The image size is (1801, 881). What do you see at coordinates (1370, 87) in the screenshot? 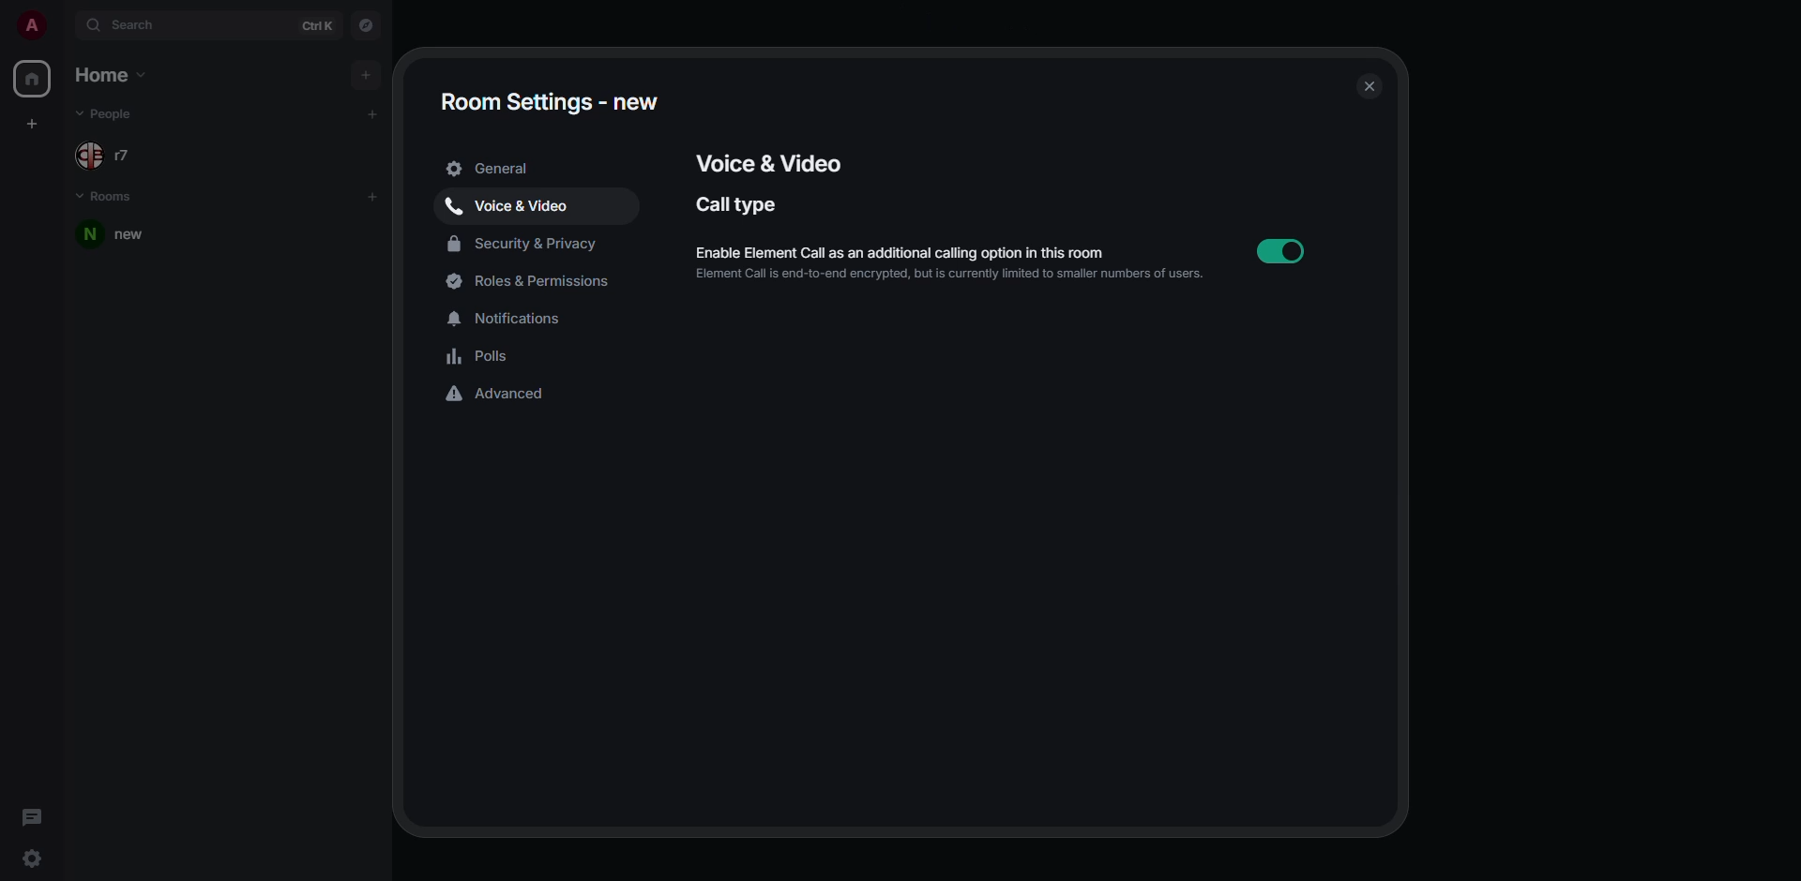
I see `close` at bounding box center [1370, 87].